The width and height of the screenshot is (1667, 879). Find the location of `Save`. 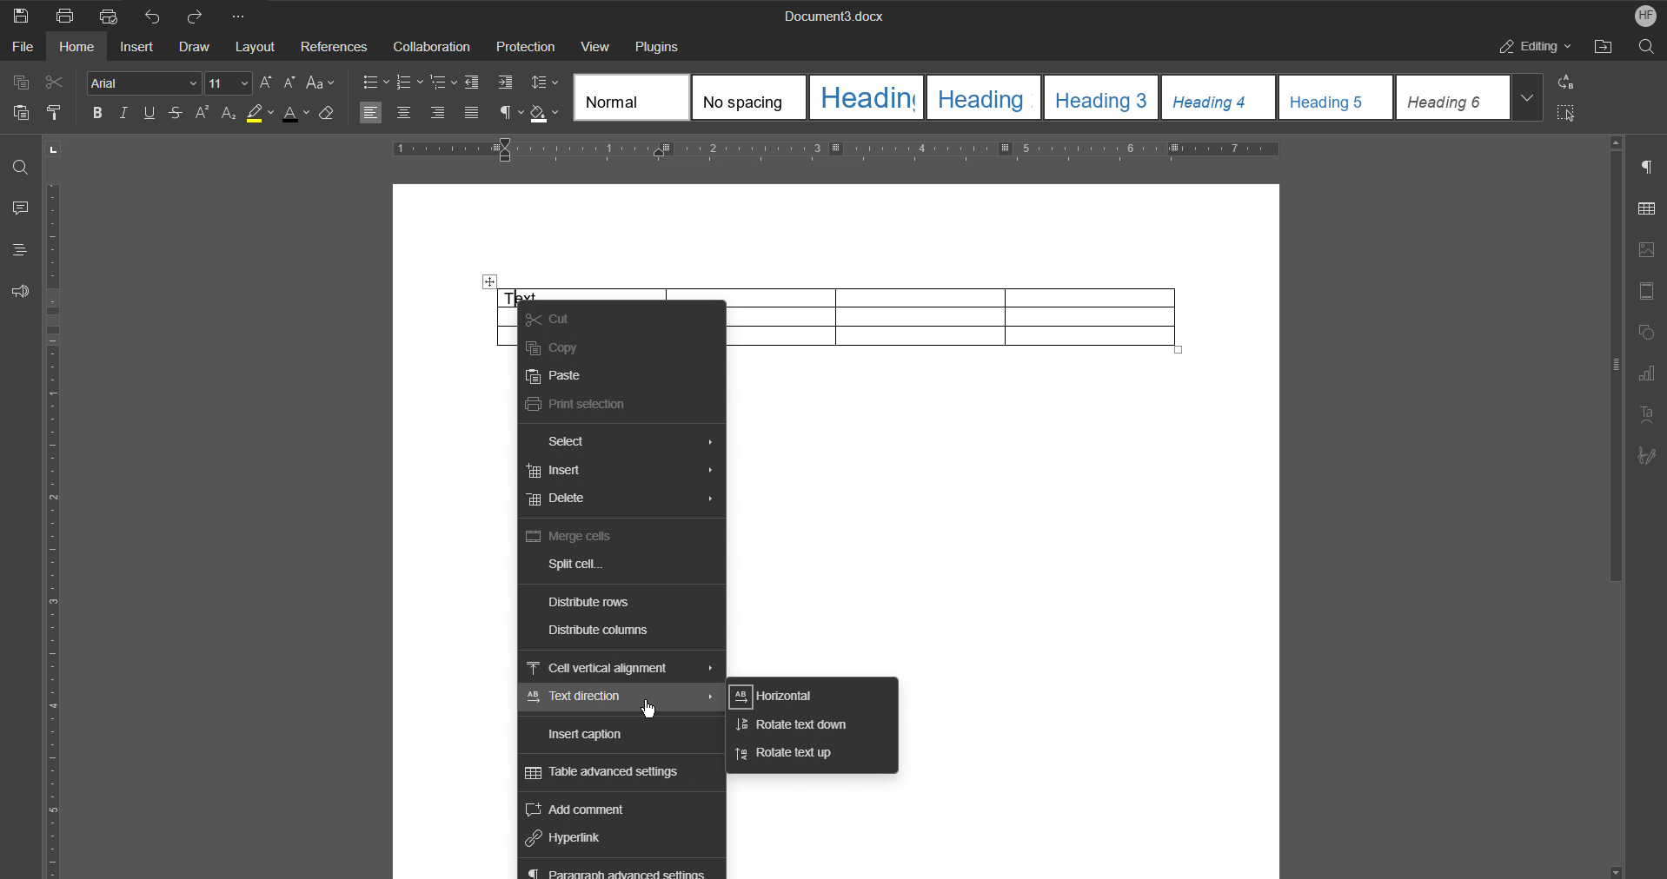

Save is located at coordinates (20, 14).